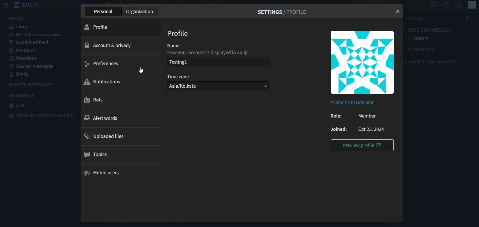 This screenshot has width=479, height=227. I want to click on alert words, so click(102, 118).